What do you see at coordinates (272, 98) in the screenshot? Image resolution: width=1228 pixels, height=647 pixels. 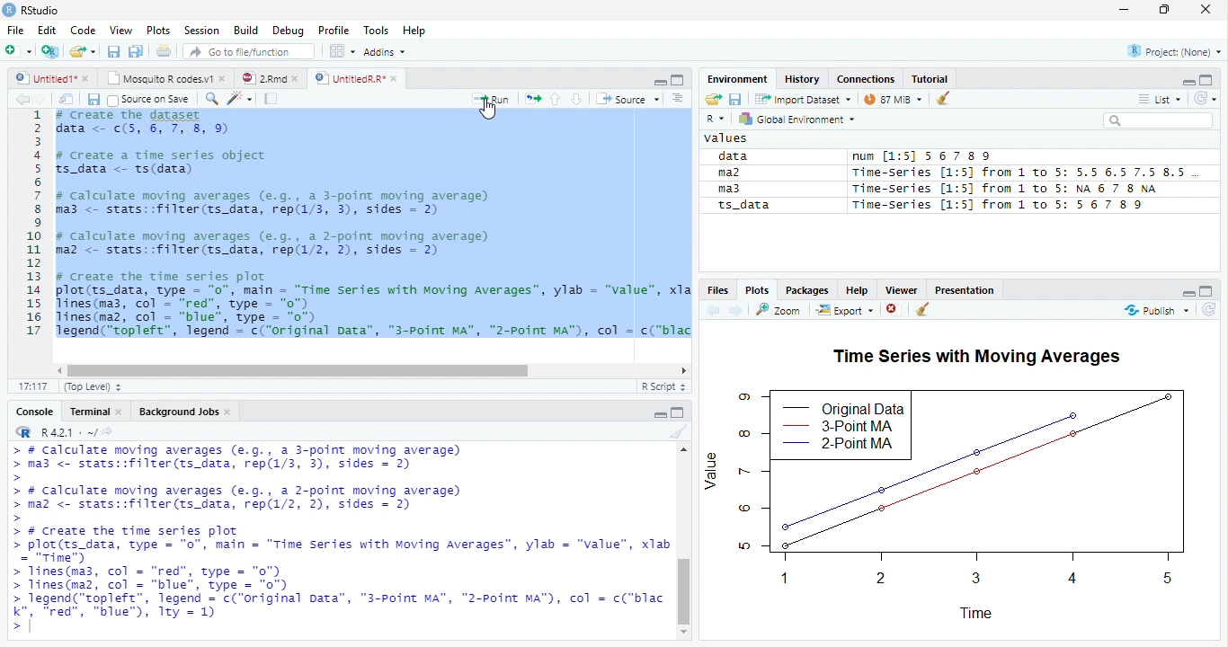 I see `compile report` at bounding box center [272, 98].